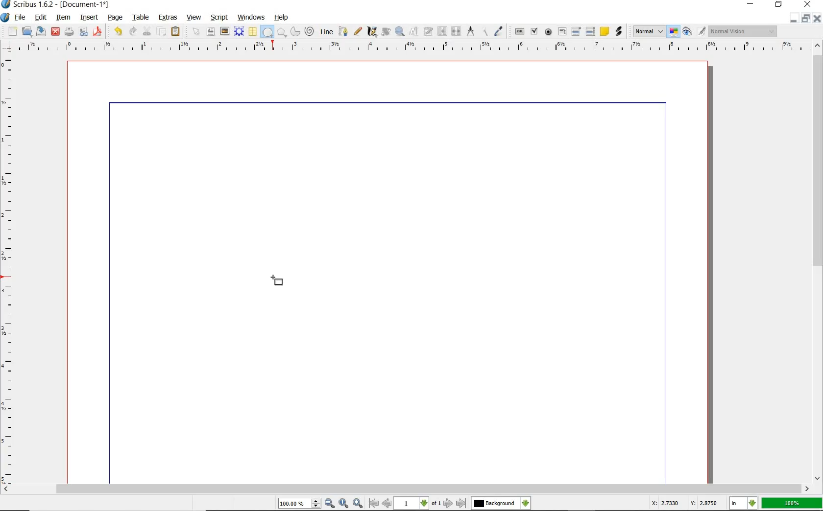 The height and width of the screenshot is (511, 823). Describe the element at coordinates (817, 19) in the screenshot. I see `CLOSE` at that location.